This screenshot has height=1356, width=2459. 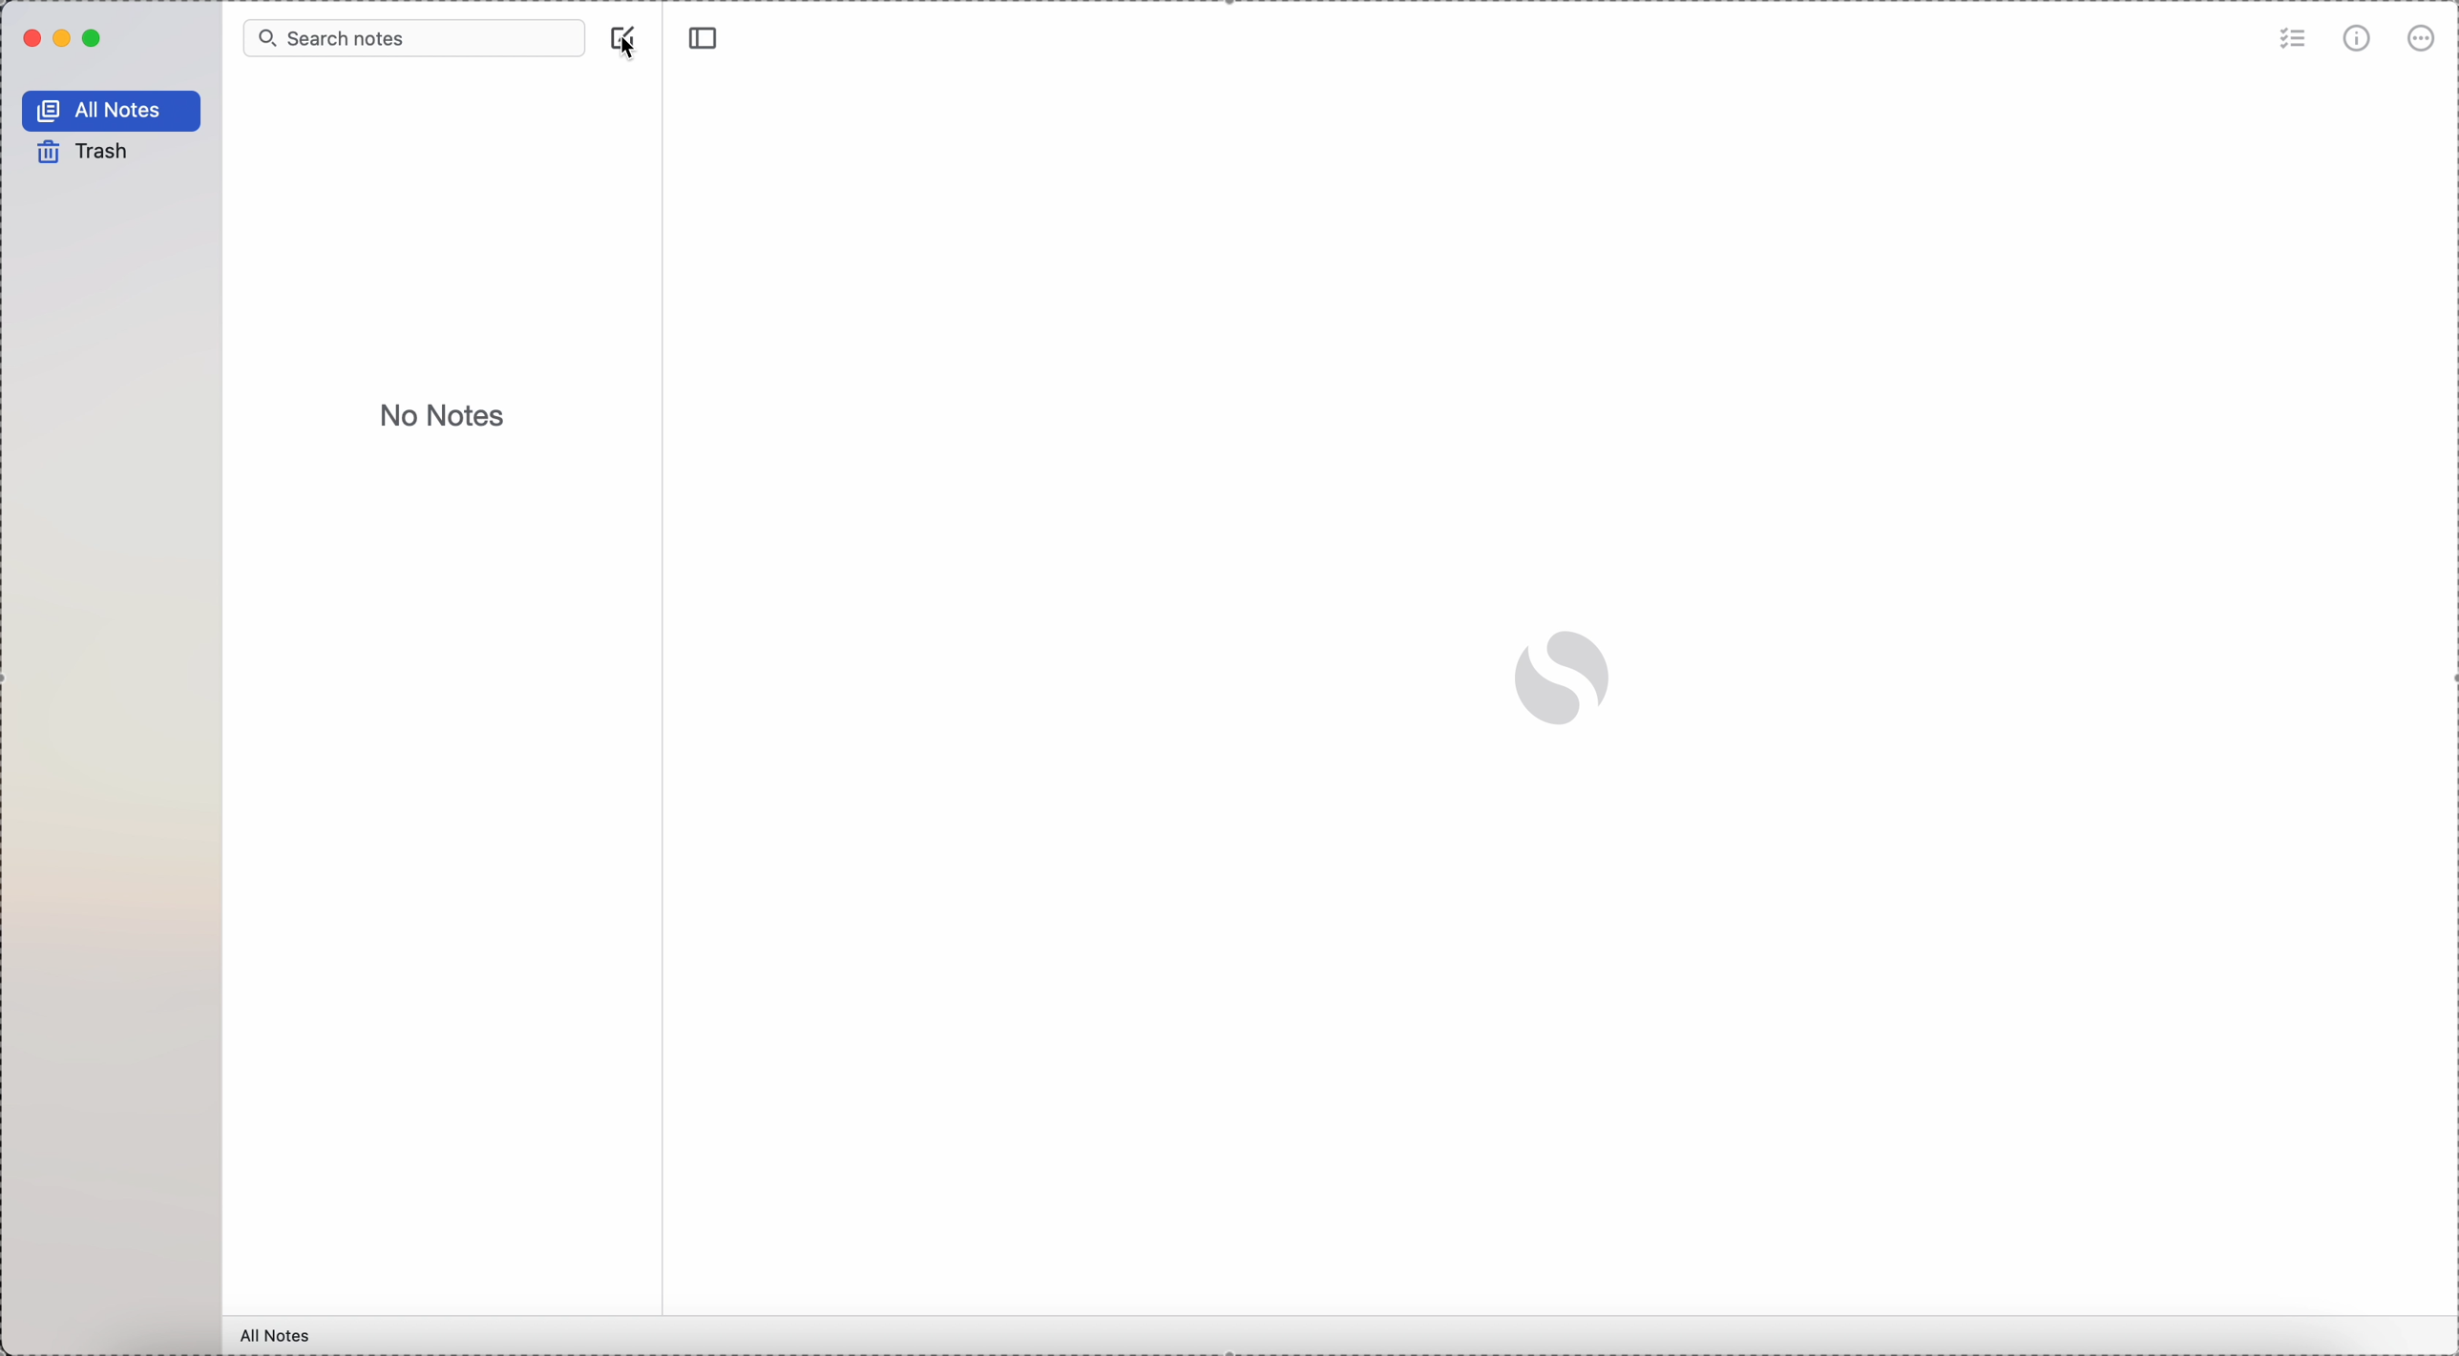 What do you see at coordinates (279, 1335) in the screenshot?
I see `all notes` at bounding box center [279, 1335].